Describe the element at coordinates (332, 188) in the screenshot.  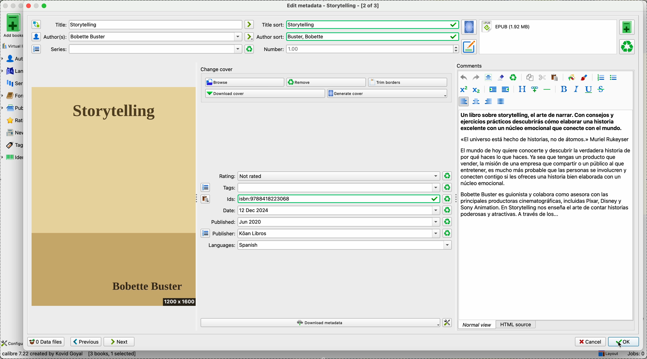
I see `tags` at that location.